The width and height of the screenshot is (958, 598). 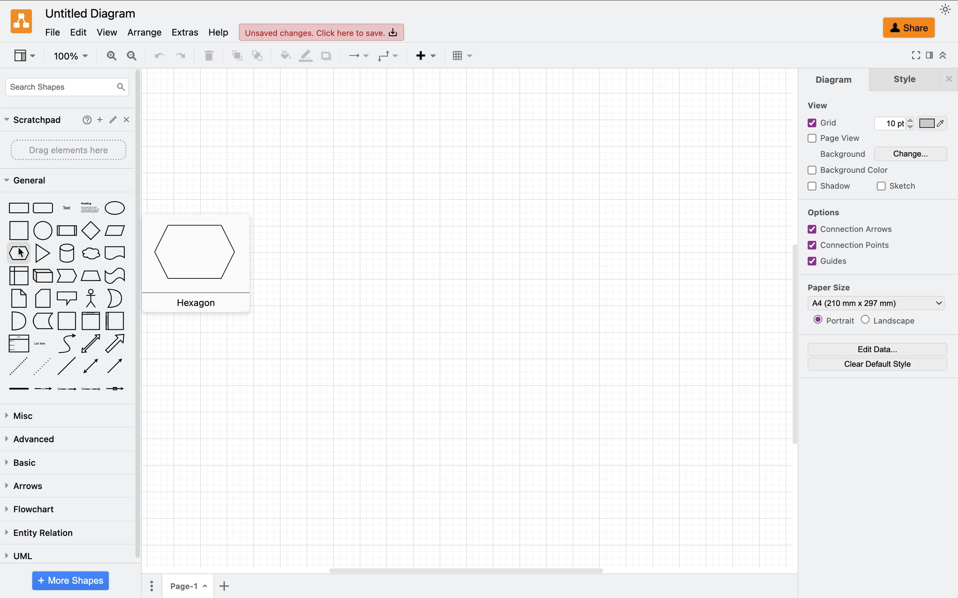 I want to click on square, so click(x=18, y=231).